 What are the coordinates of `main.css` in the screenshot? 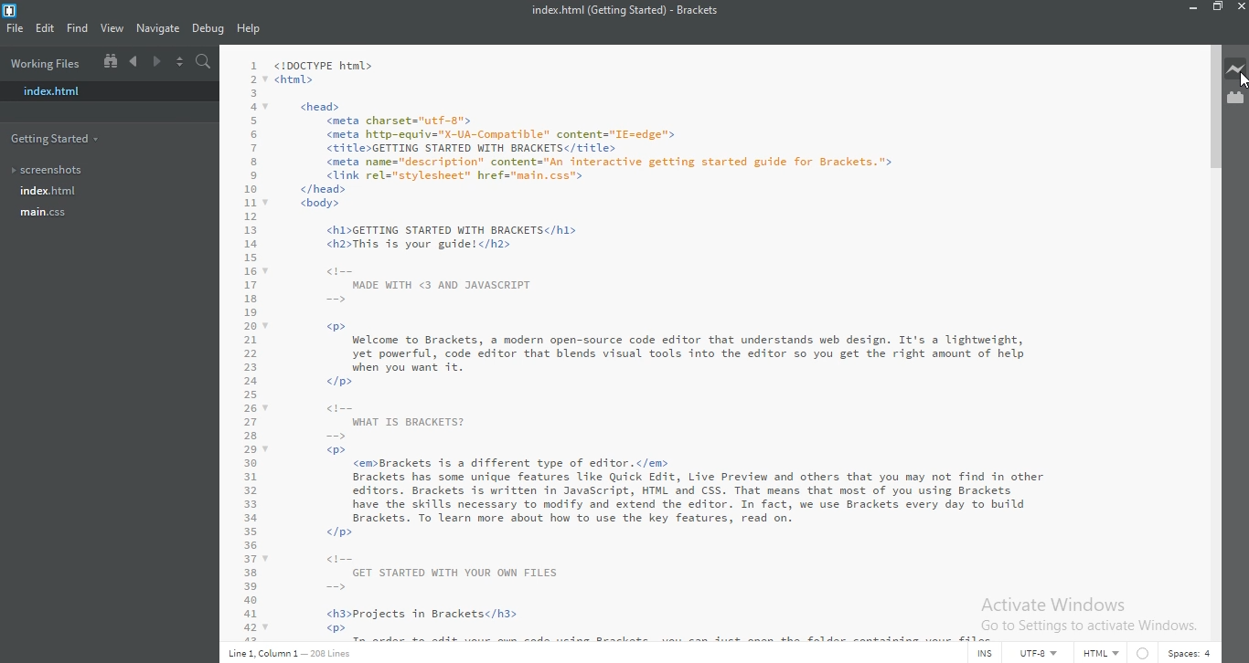 It's located at (42, 213).